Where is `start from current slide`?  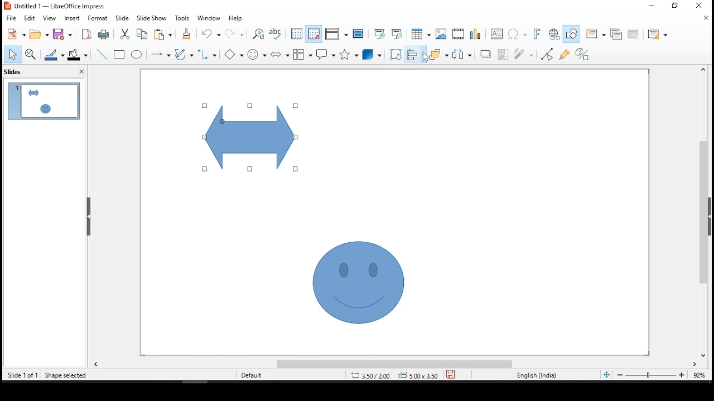 start from current slide is located at coordinates (395, 35).